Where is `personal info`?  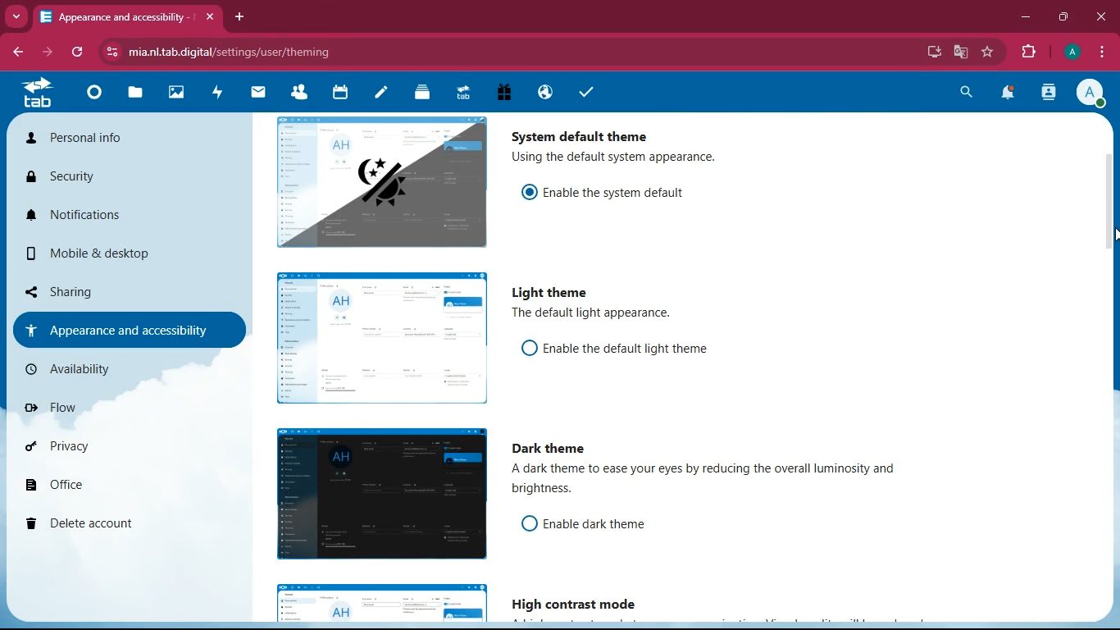 personal info is located at coordinates (102, 141).